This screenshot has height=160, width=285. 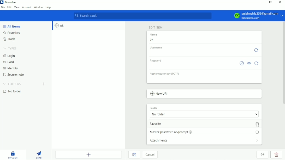 I want to click on Authenticator key (TOTP), so click(x=166, y=74).